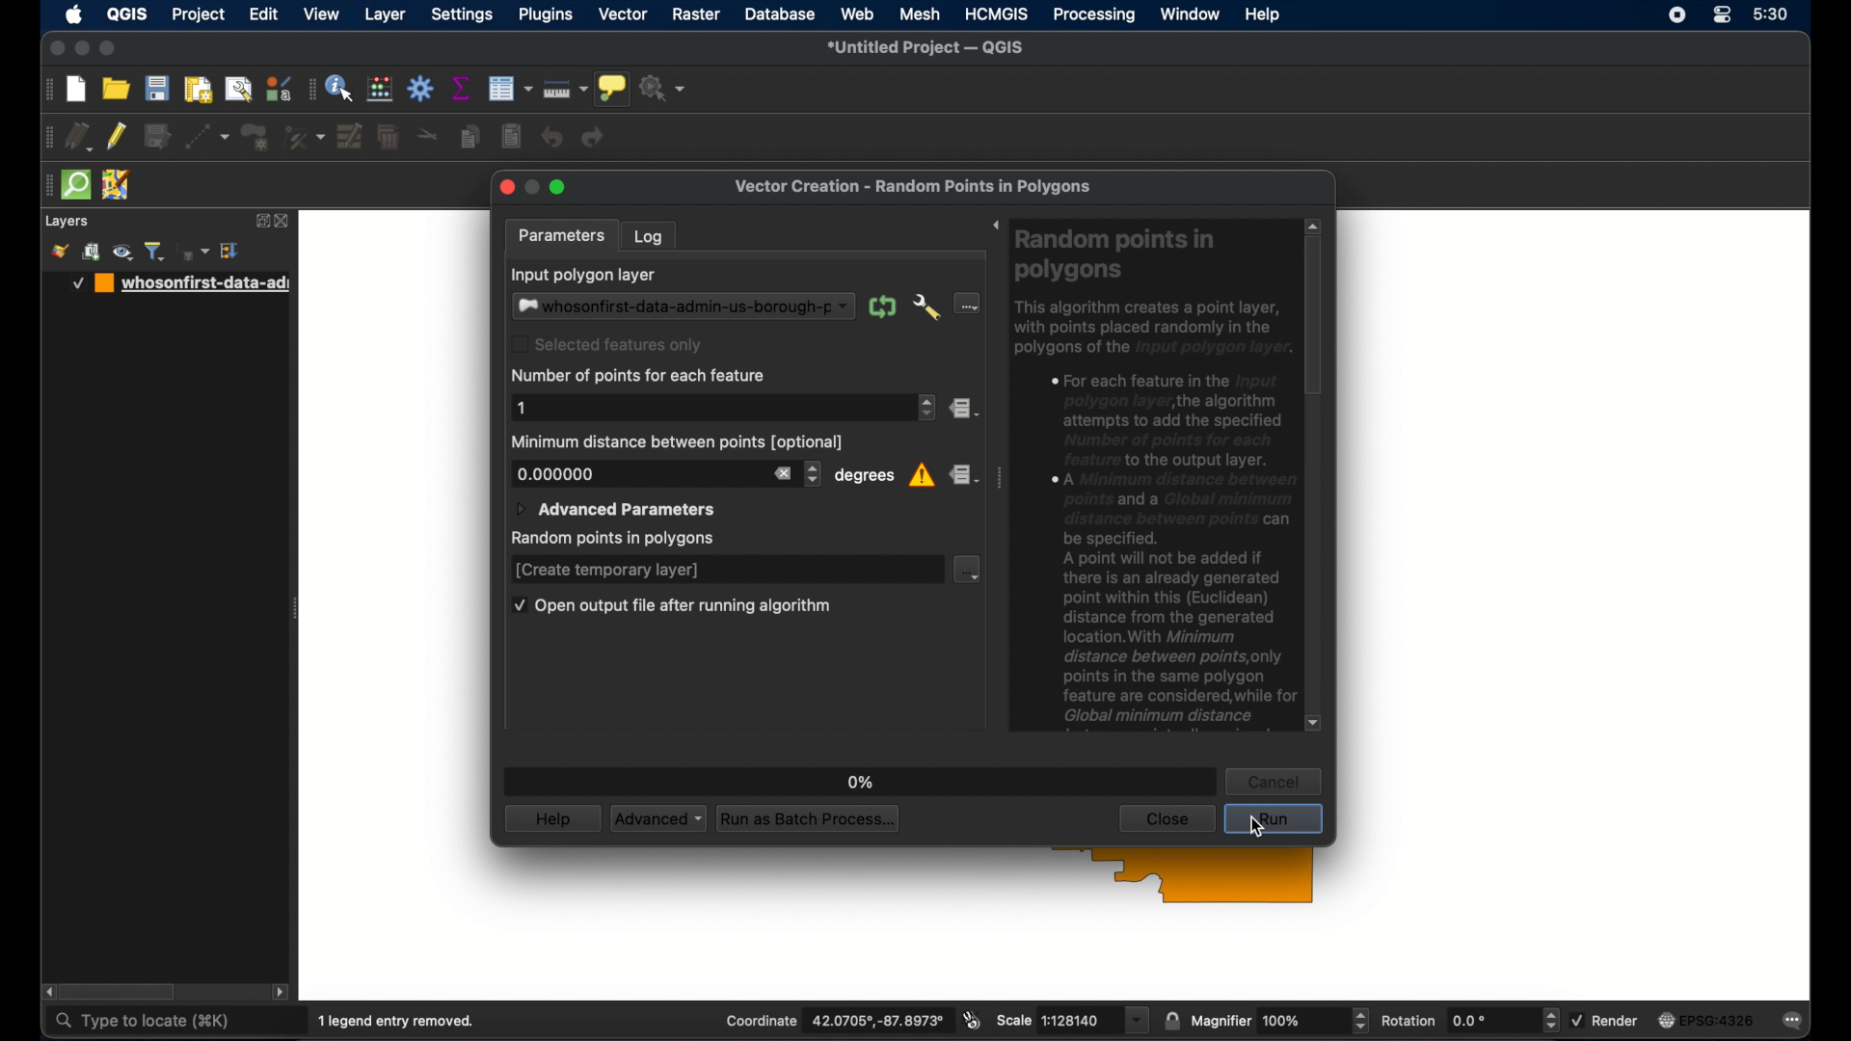  Describe the element at coordinates (926, 306) in the screenshot. I see `advanced options` at that location.